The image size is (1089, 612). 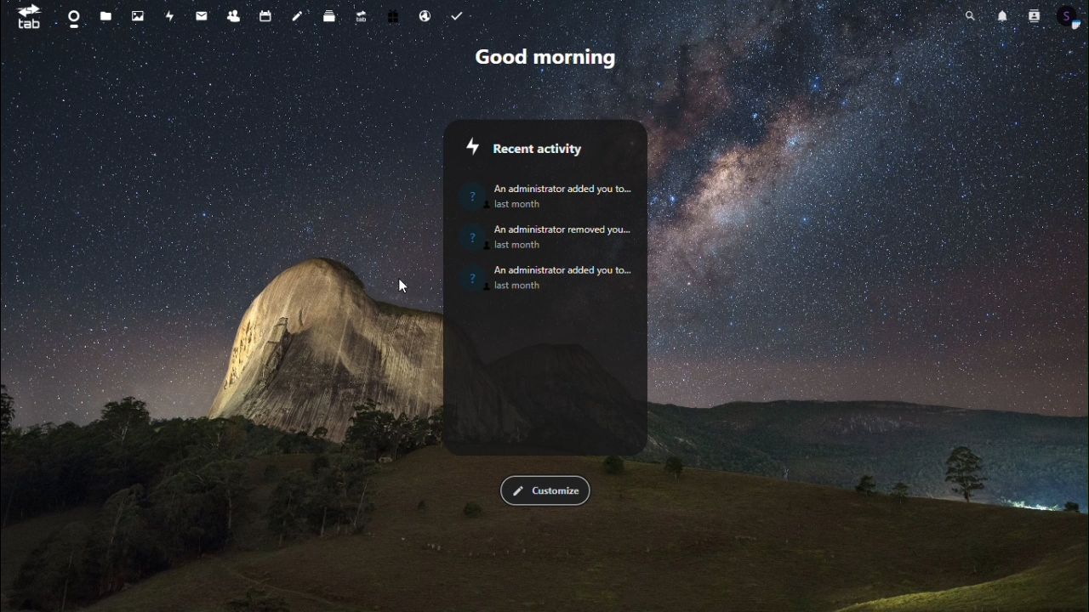 What do you see at coordinates (563, 230) in the screenshot?
I see `An administrator removed you...` at bounding box center [563, 230].